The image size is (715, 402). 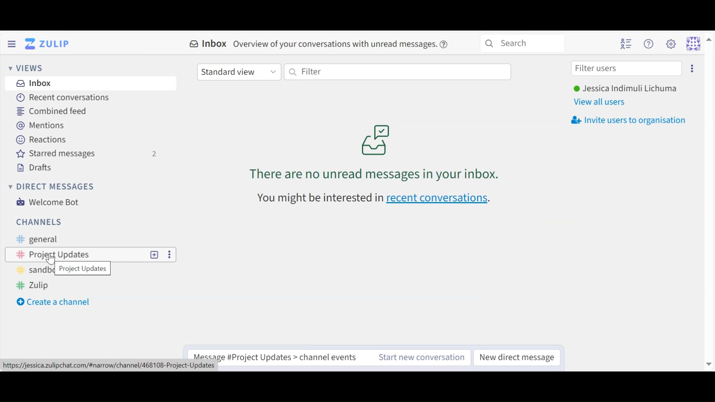 I want to click on Personal menu, so click(x=698, y=43).